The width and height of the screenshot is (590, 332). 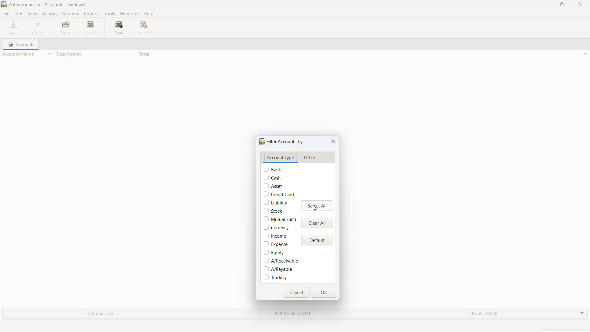 I want to click on actions, so click(x=49, y=14).